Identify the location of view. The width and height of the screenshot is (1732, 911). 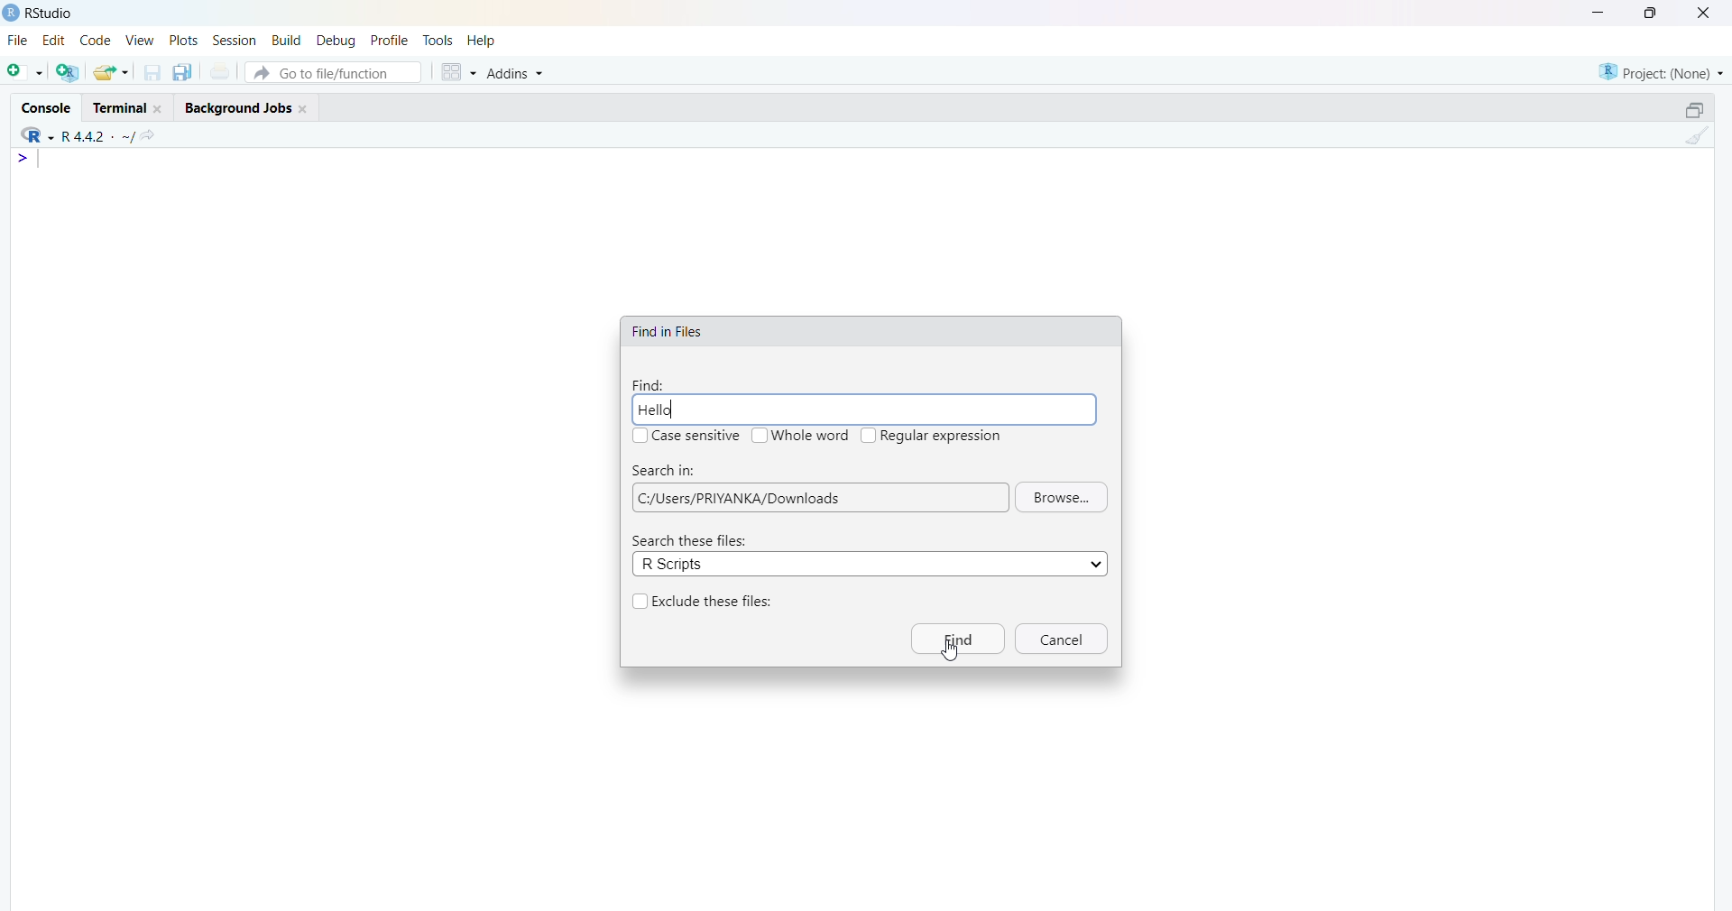
(140, 39).